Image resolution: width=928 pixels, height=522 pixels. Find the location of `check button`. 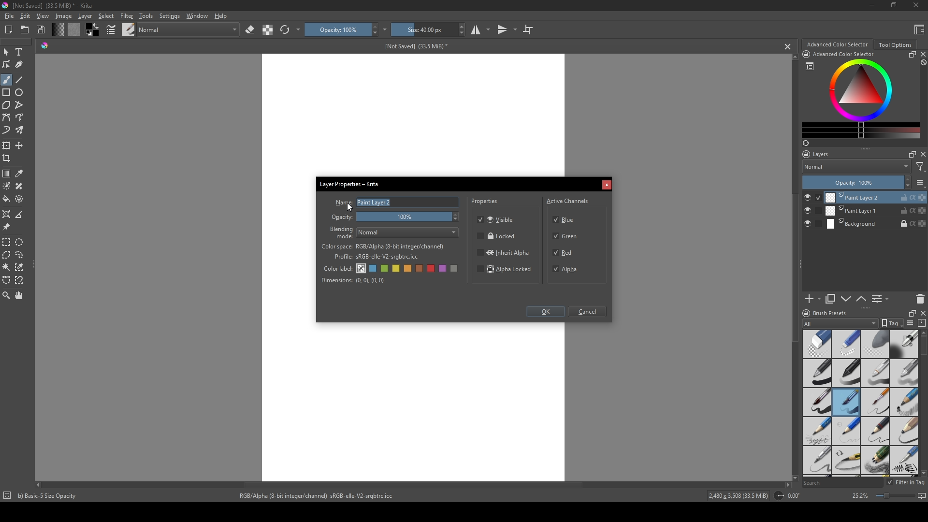

check button is located at coordinates (812, 211).